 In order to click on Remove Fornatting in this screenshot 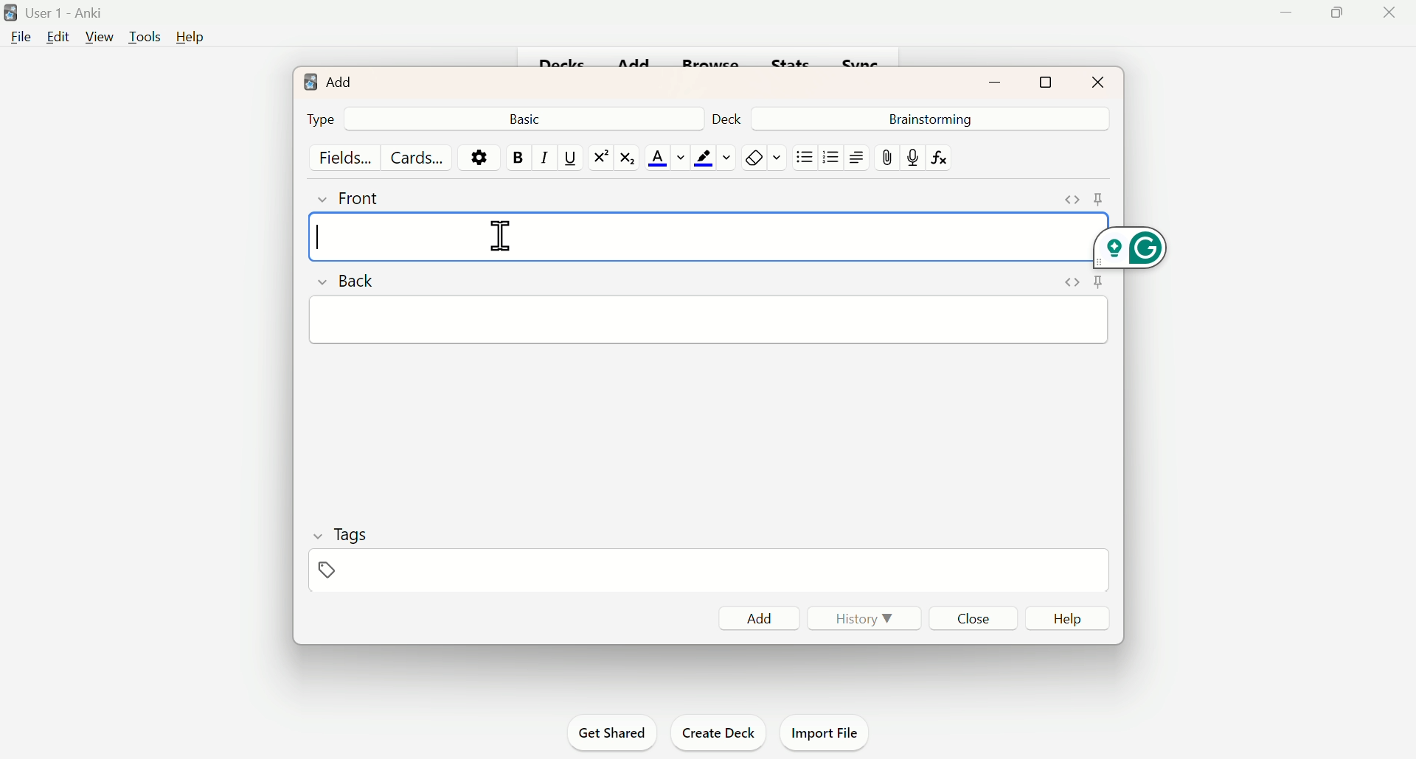, I will do `click(752, 158)`.